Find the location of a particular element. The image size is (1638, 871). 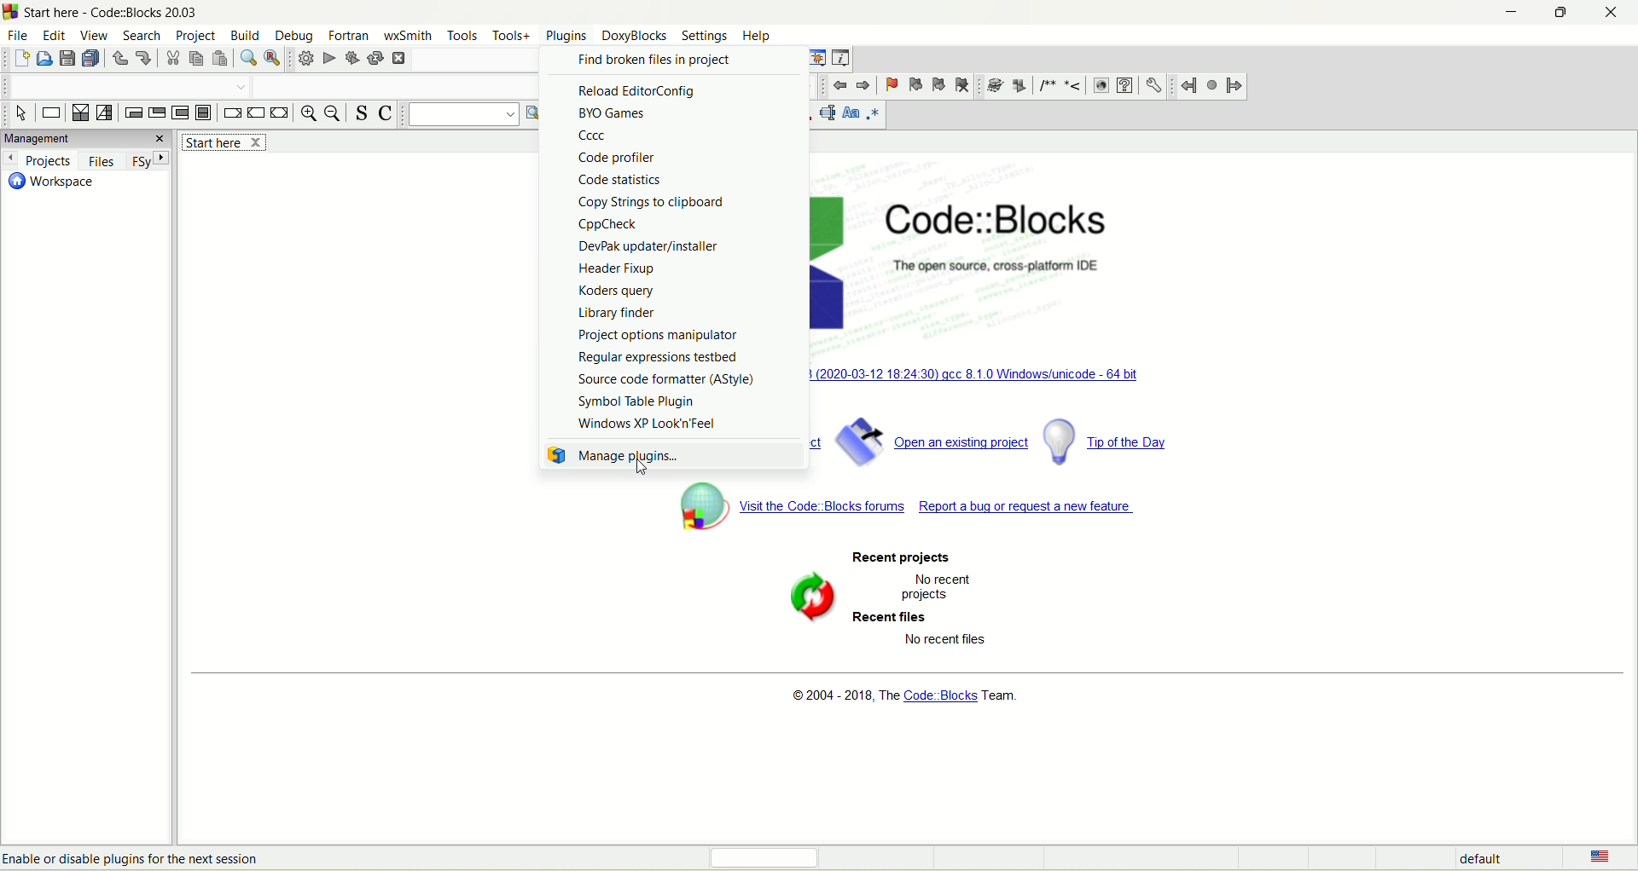

devpak updater is located at coordinates (647, 246).